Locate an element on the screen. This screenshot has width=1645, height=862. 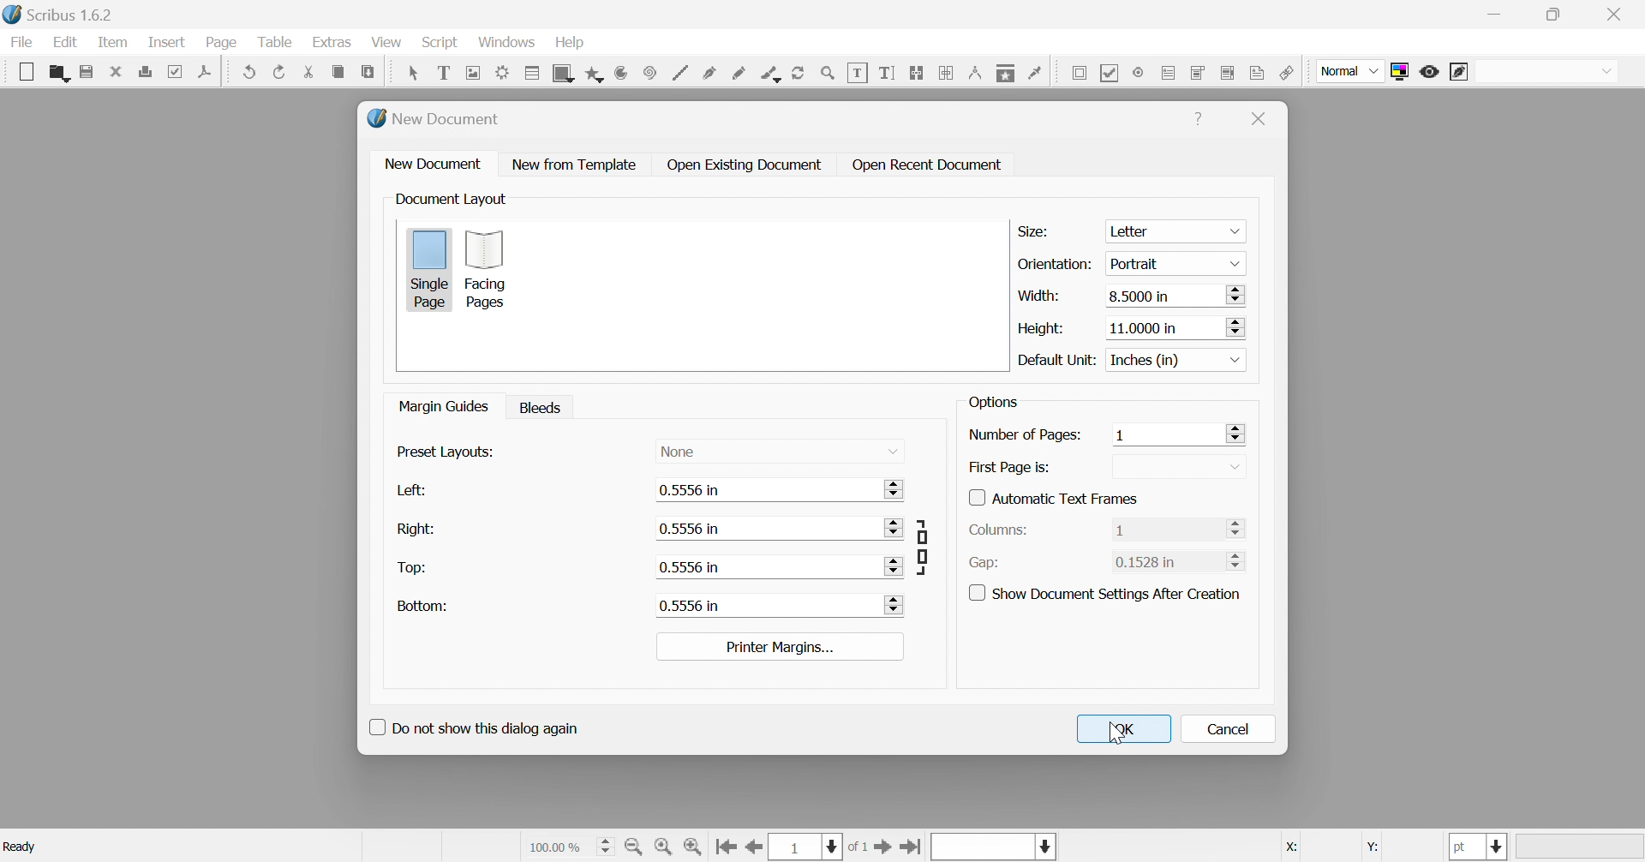
open is located at coordinates (57, 70).